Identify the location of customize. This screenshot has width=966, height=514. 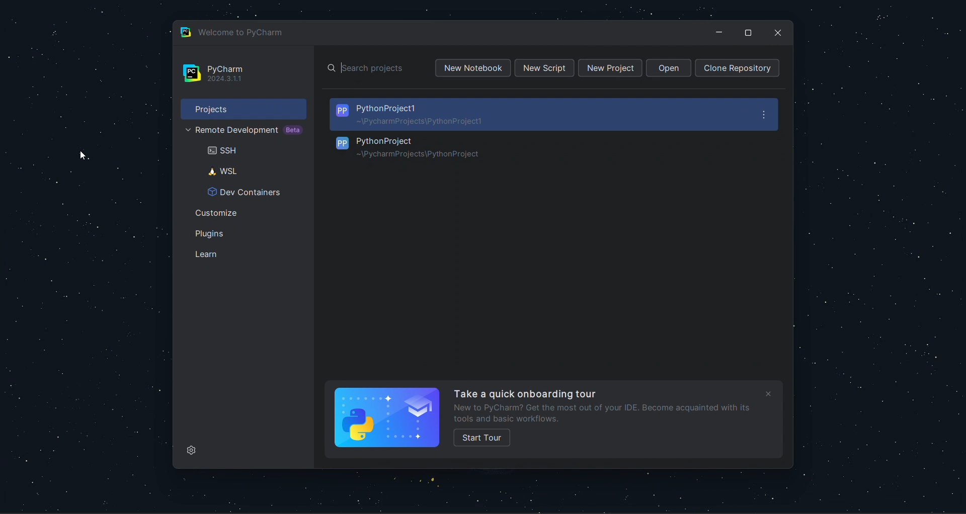
(241, 215).